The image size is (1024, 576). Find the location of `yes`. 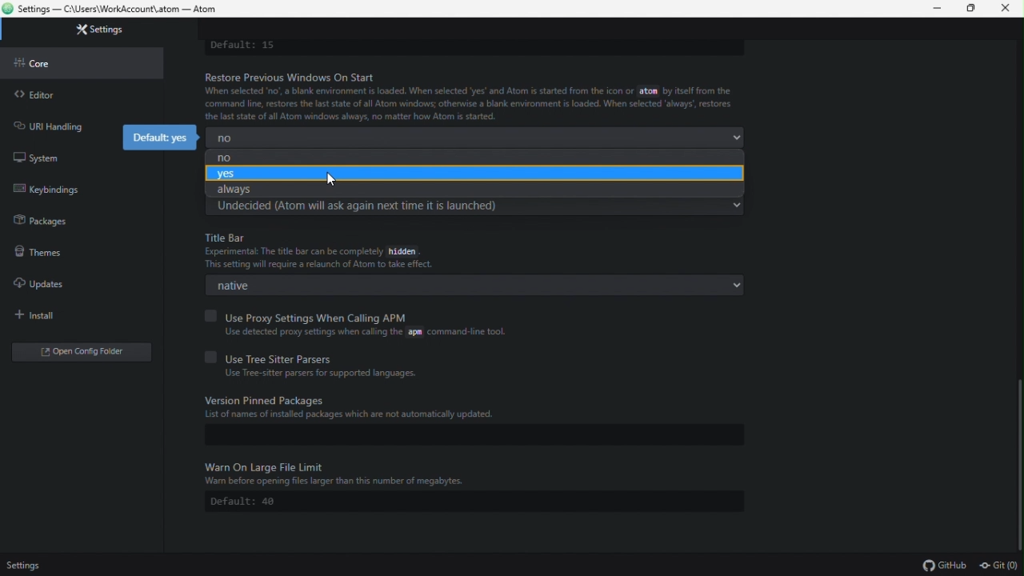

yes is located at coordinates (473, 174).